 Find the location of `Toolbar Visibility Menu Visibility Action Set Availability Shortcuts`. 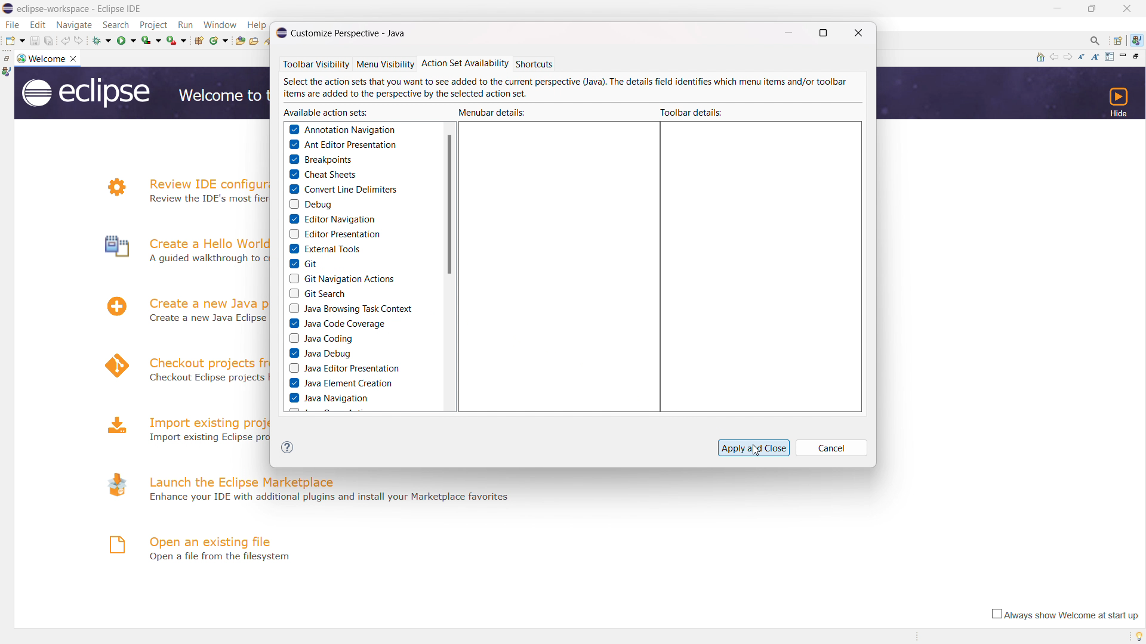

Toolbar Visibility Menu Visibility Action Set Availability Shortcuts is located at coordinates (445, 63).